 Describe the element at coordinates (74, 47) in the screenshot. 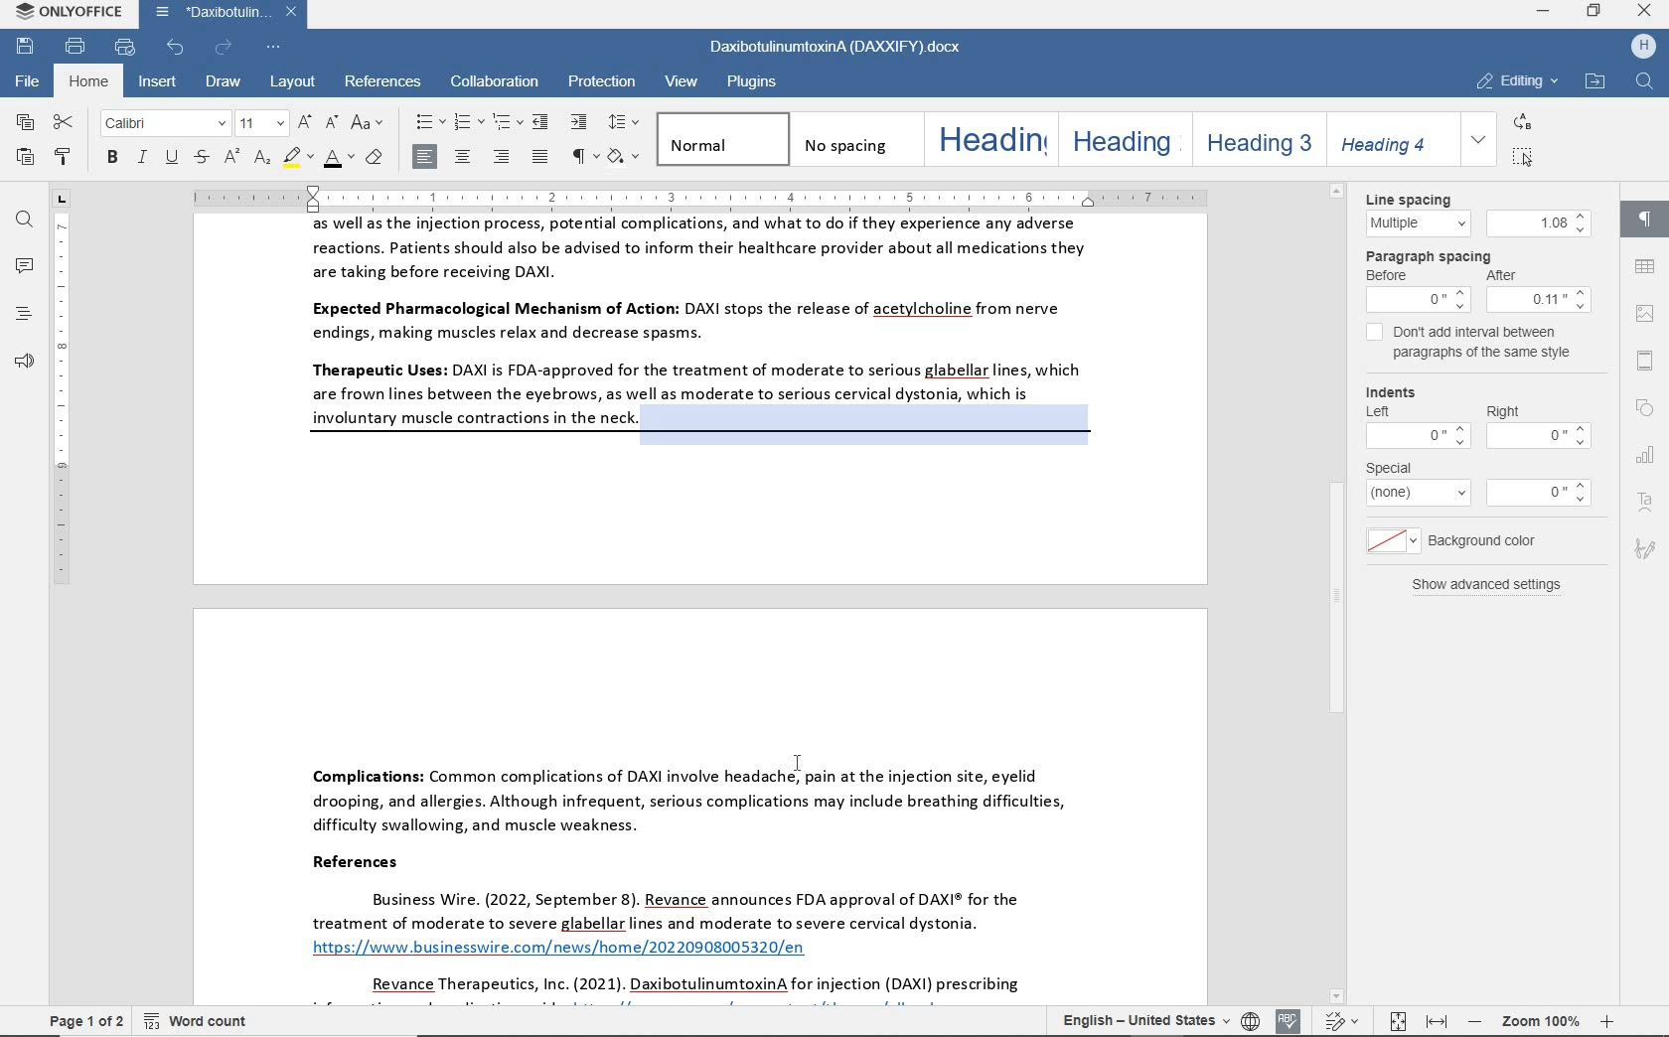

I see `print` at that location.